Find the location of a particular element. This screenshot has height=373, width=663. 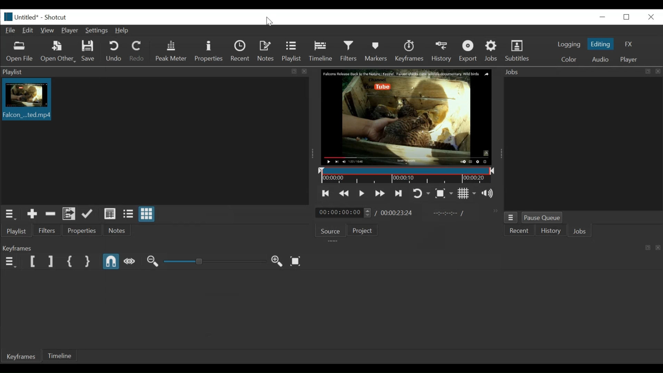

Toggle Zoom is located at coordinates (444, 193).